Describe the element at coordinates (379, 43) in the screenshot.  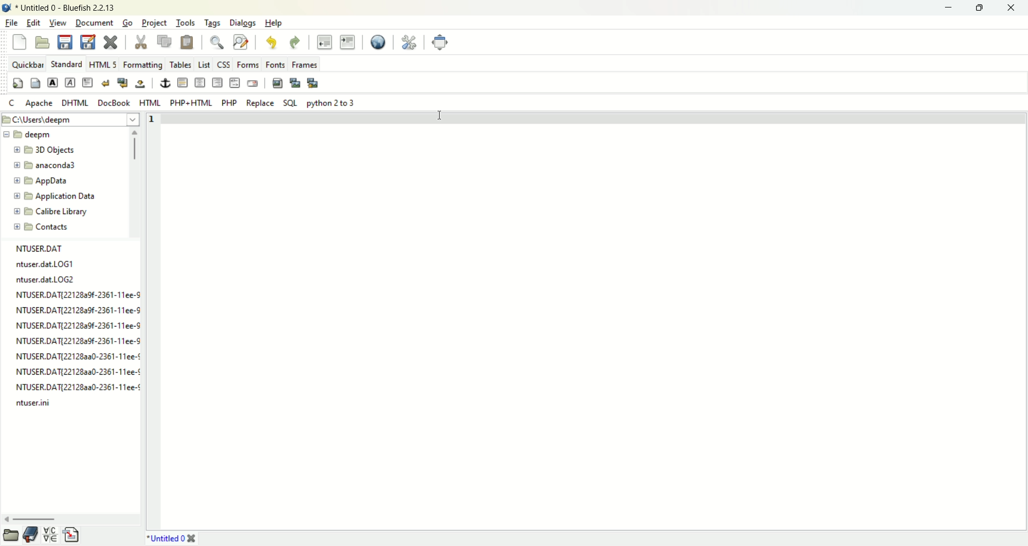
I see `view in browser` at that location.